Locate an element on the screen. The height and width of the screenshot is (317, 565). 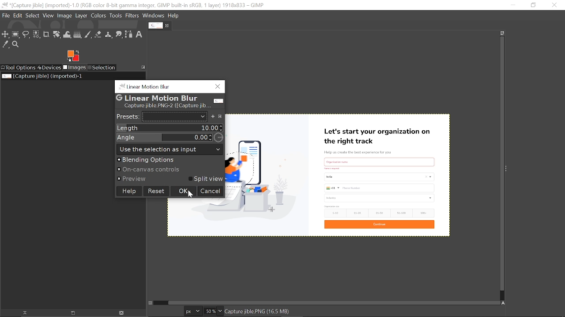
Move tool is located at coordinates (5, 34).